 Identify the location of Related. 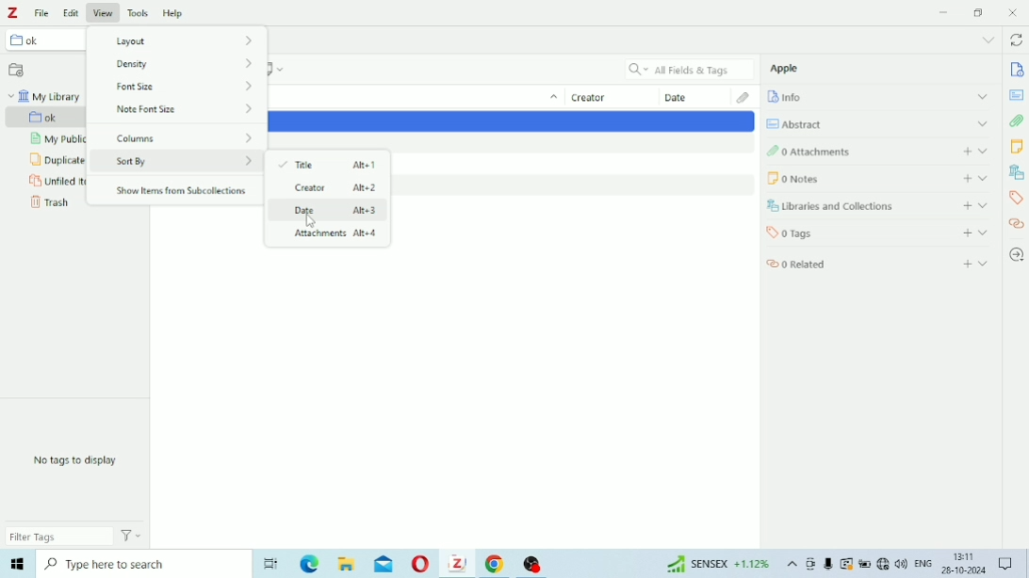
(1017, 227).